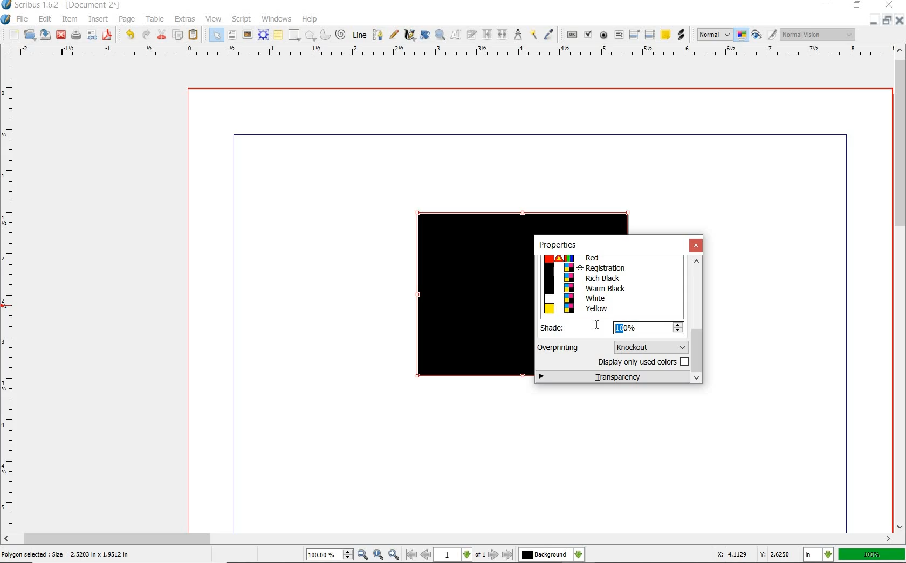 This screenshot has height=563, width=906. What do you see at coordinates (11, 295) in the screenshot?
I see `ruler` at bounding box center [11, 295].